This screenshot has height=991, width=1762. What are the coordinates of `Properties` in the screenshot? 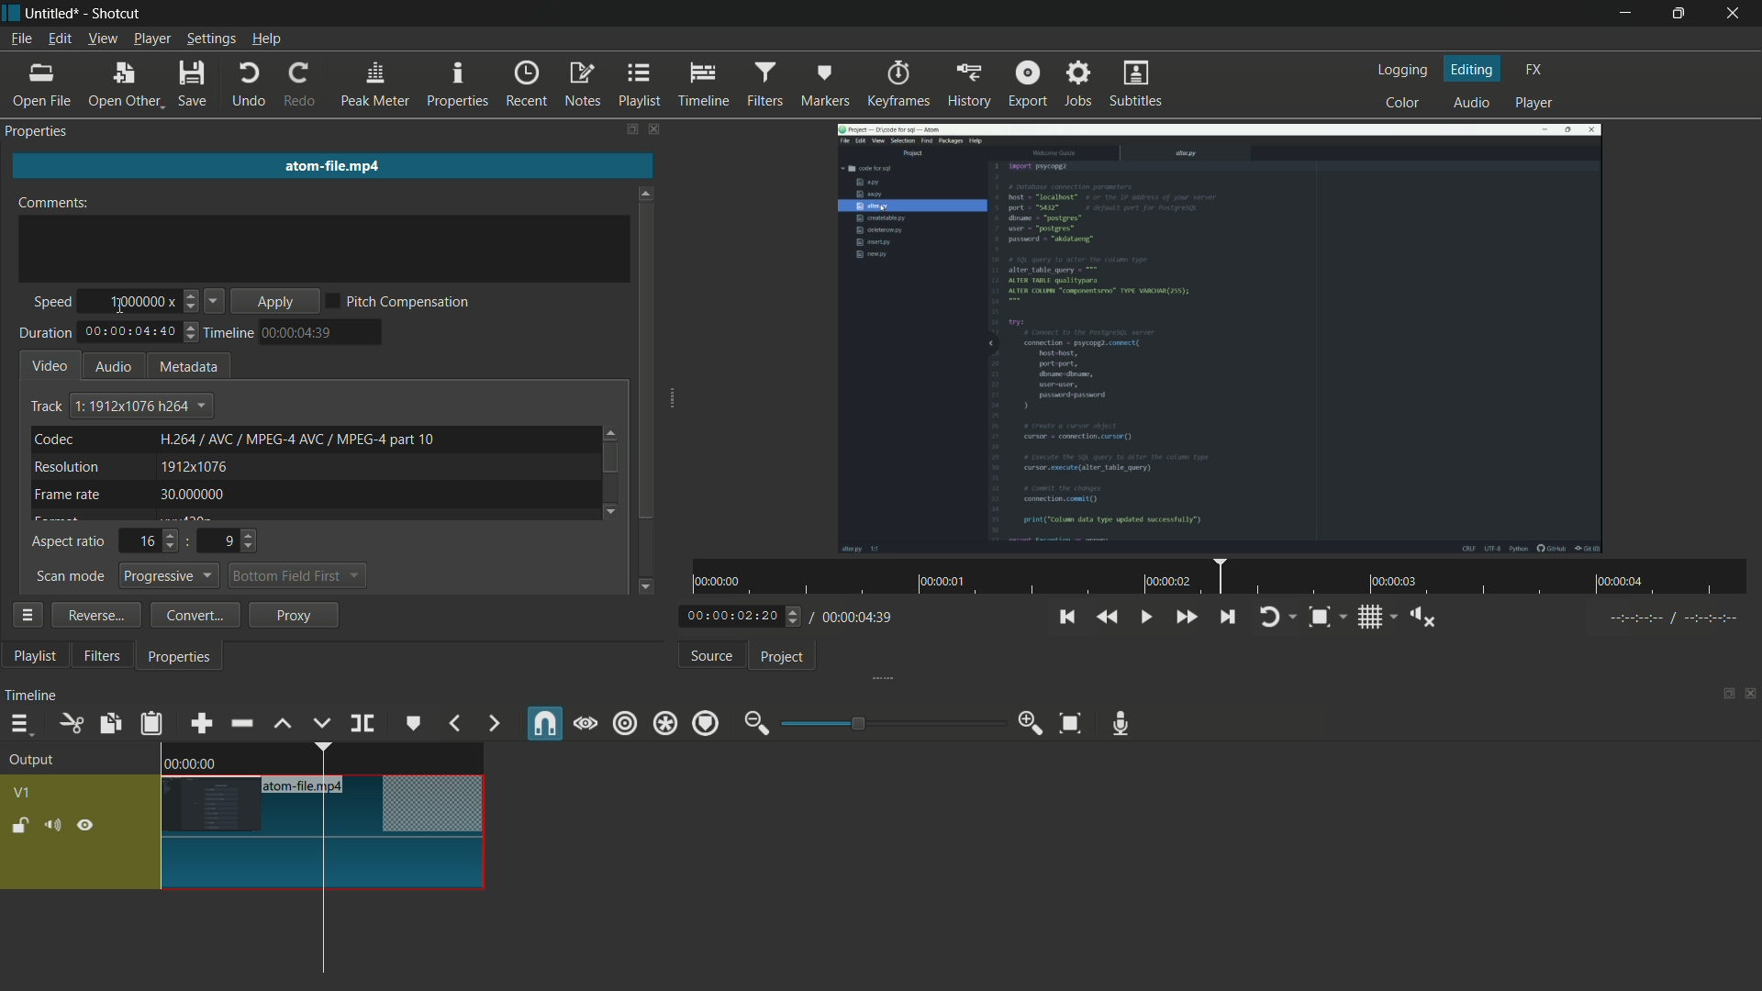 It's located at (45, 131).